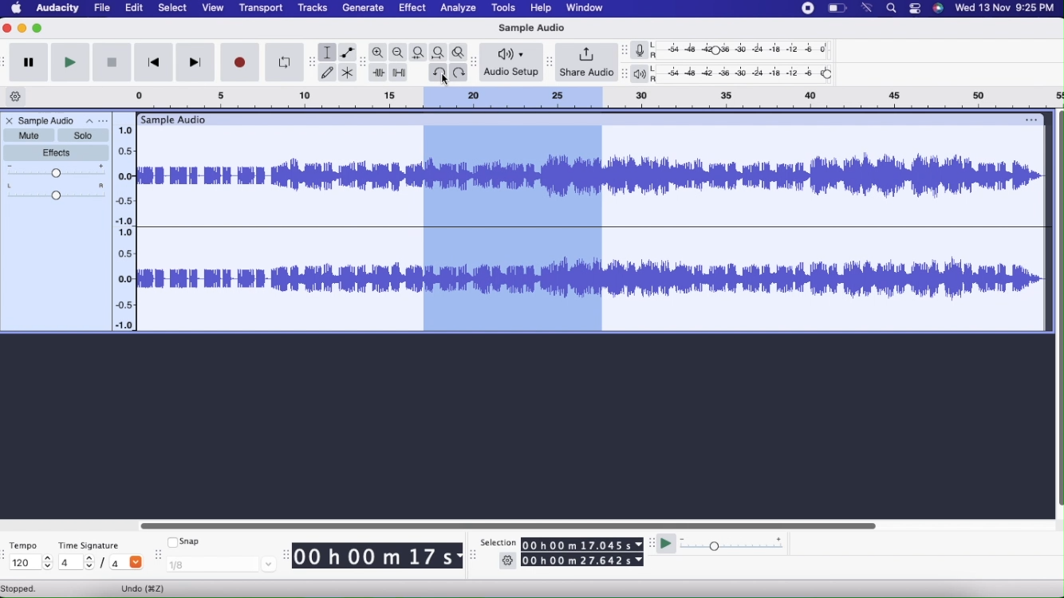 Image resolution: width=1064 pixels, height=598 pixels. Describe the element at coordinates (808, 9) in the screenshot. I see `Menu` at that location.